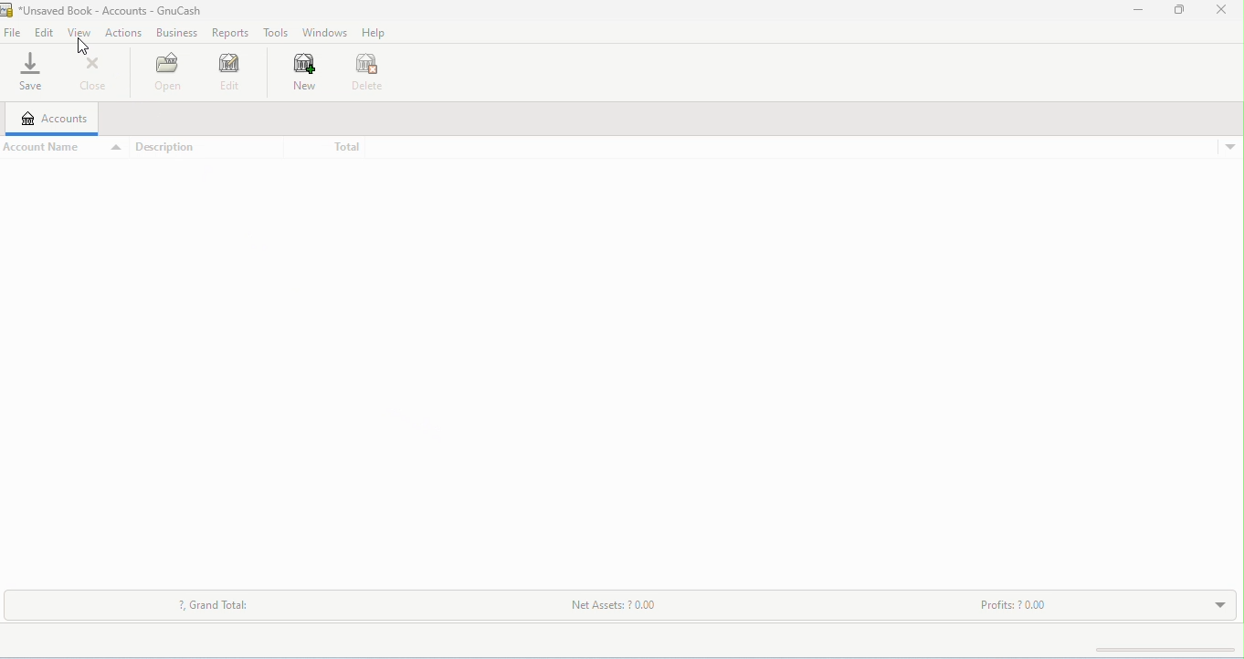 The width and height of the screenshot is (1244, 659). What do you see at coordinates (343, 147) in the screenshot?
I see `total` at bounding box center [343, 147].